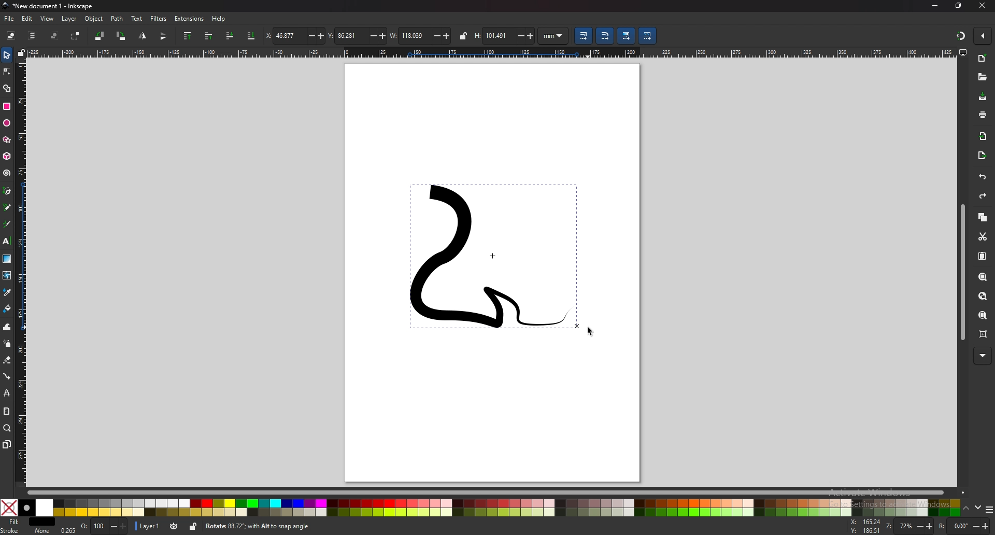  I want to click on layer, so click(148, 526).